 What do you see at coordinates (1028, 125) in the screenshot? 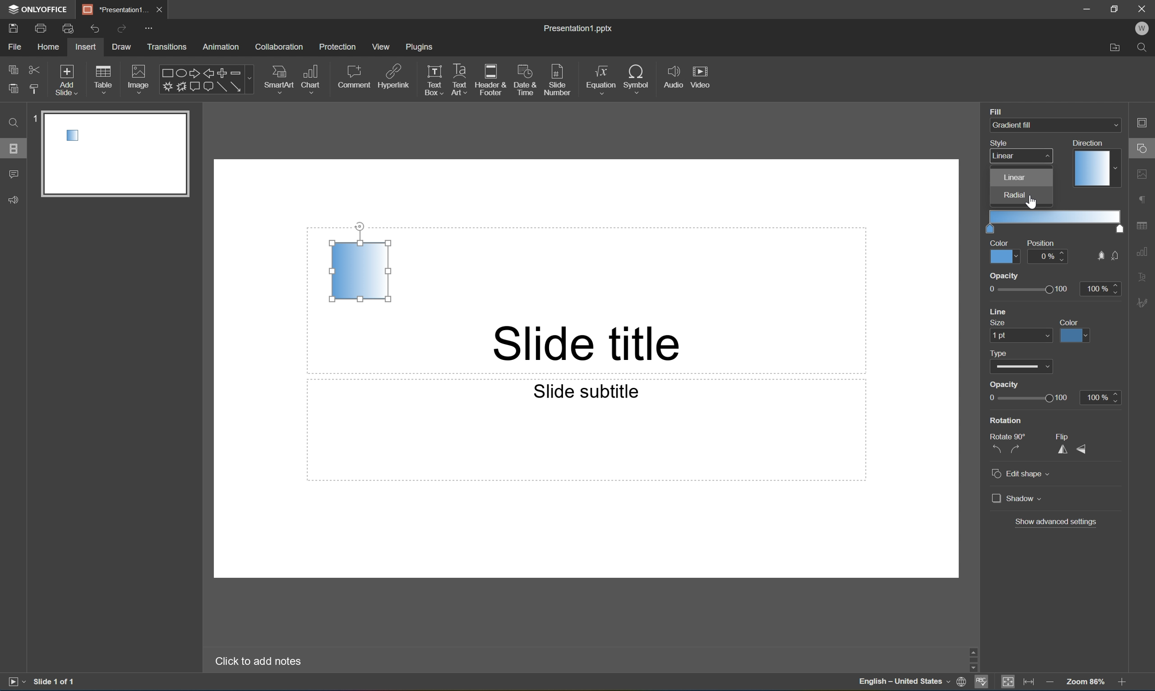
I see `Gradient fill` at bounding box center [1028, 125].